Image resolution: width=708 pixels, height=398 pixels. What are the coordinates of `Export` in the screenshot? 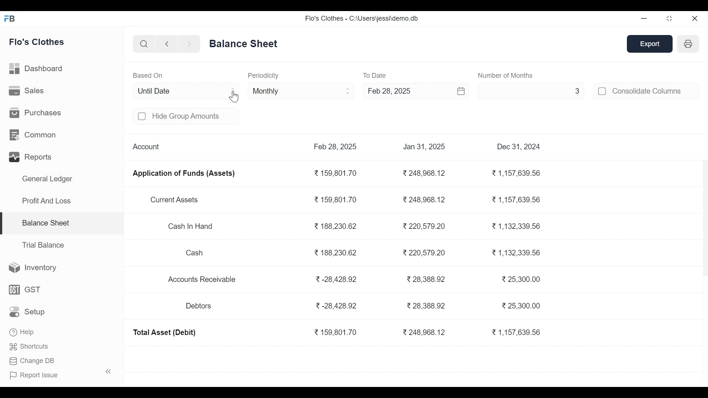 It's located at (650, 44).